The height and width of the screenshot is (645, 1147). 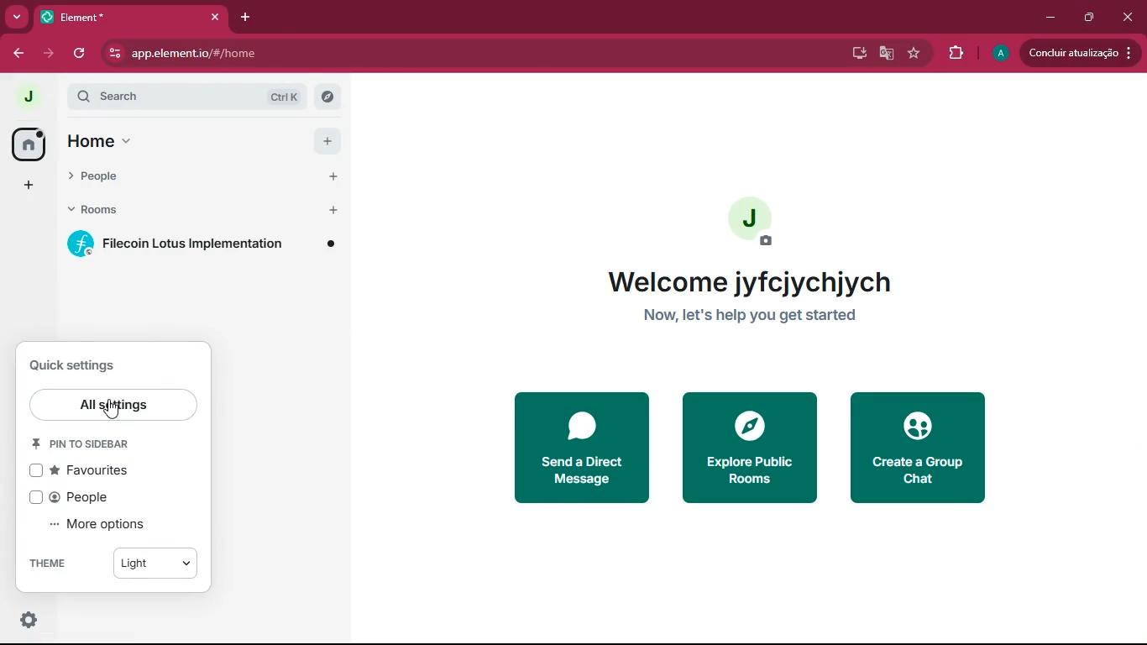 What do you see at coordinates (102, 443) in the screenshot?
I see `pin` at bounding box center [102, 443].